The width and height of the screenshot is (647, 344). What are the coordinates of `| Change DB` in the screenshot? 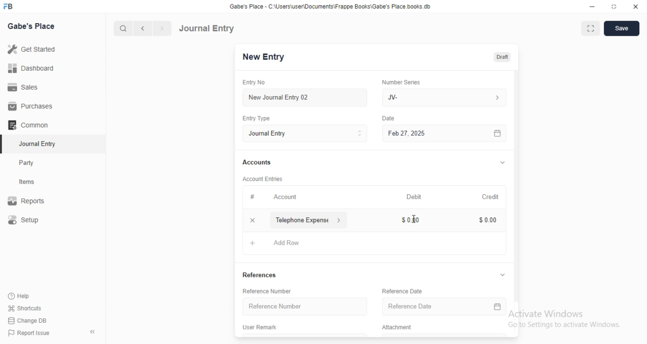 It's located at (28, 320).